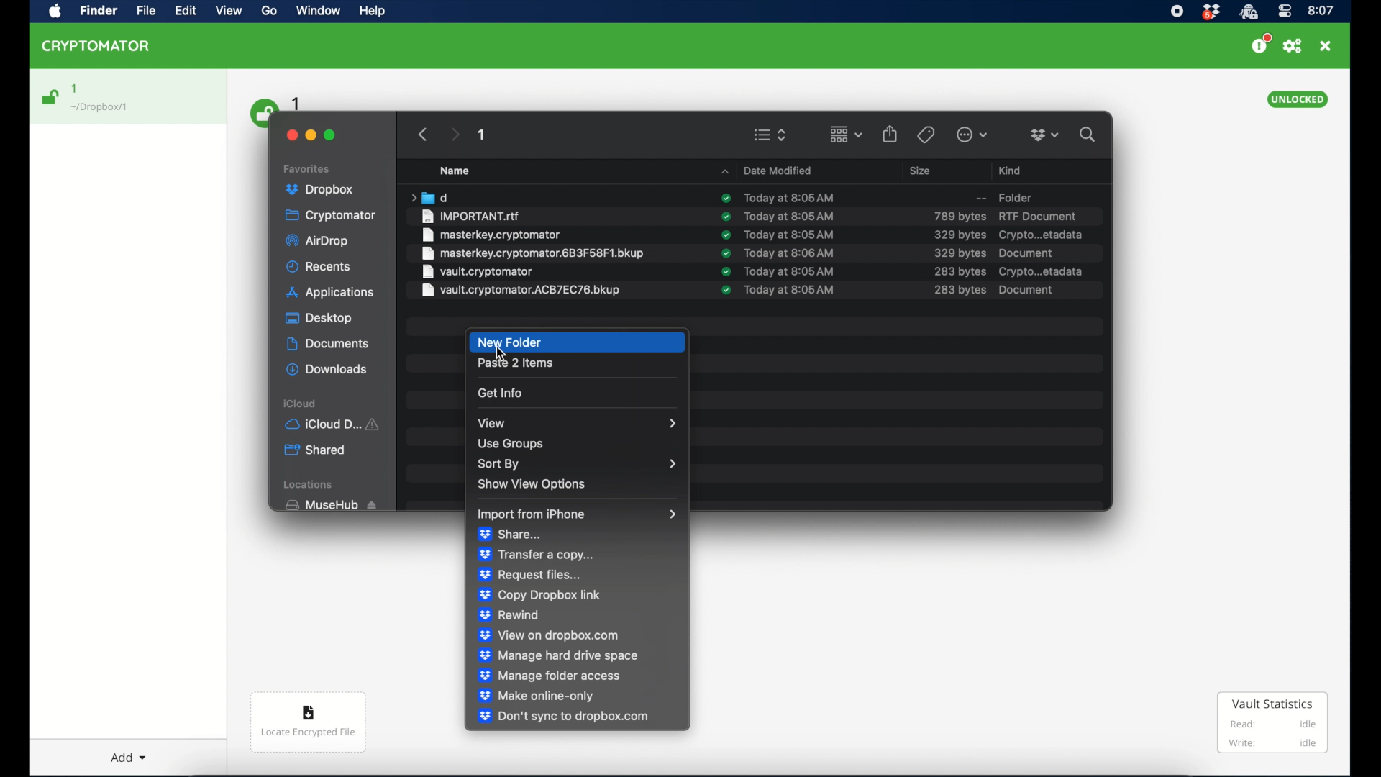 The image size is (1381, 777). I want to click on size, so click(959, 216).